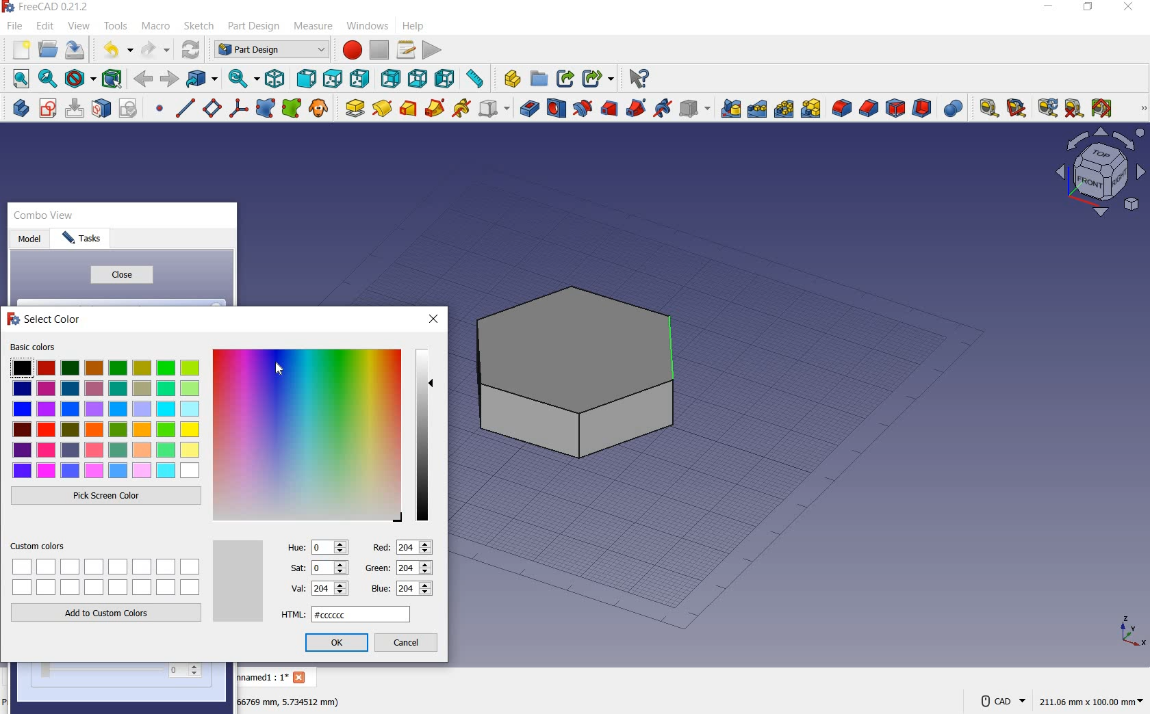 Image resolution: width=1150 pixels, height=714 pixels. Describe the element at coordinates (400, 589) in the screenshot. I see `Blue: 204` at that location.